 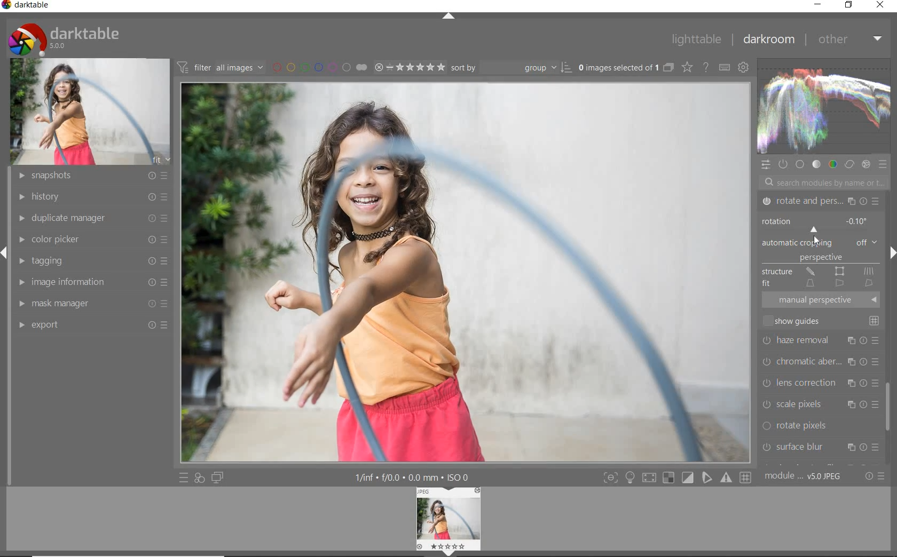 What do you see at coordinates (819, 283) in the screenshot?
I see `FIT` at bounding box center [819, 283].